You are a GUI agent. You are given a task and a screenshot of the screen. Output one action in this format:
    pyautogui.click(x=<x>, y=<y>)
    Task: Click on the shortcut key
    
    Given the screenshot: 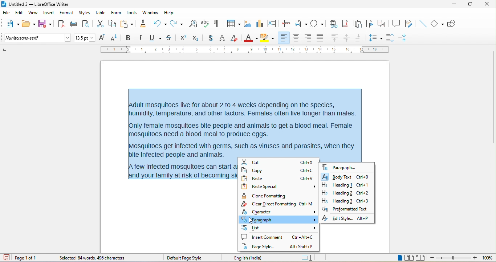 What is the action you would take?
    pyautogui.click(x=302, y=247)
    